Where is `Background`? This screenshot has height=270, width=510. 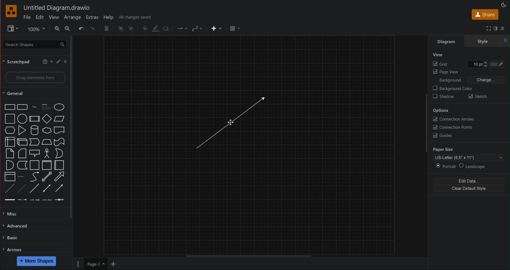
Background is located at coordinates (449, 80).